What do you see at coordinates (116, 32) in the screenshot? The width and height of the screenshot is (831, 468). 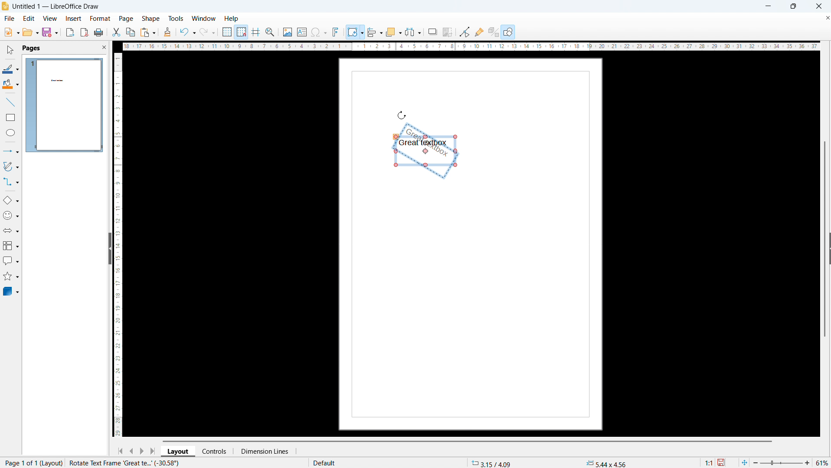 I see `cut` at bounding box center [116, 32].